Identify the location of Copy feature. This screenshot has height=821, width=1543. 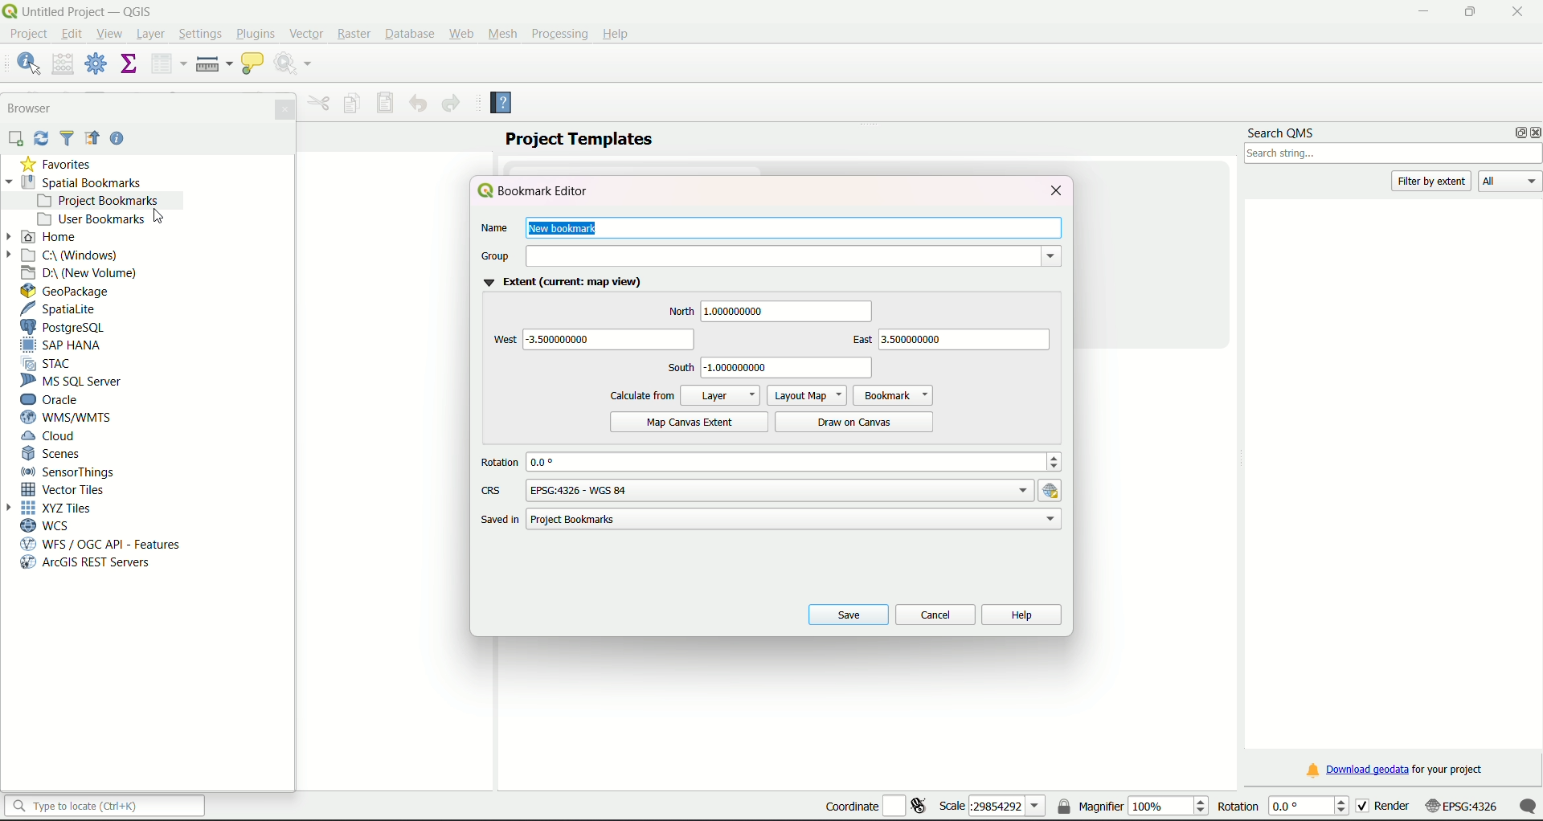
(351, 104).